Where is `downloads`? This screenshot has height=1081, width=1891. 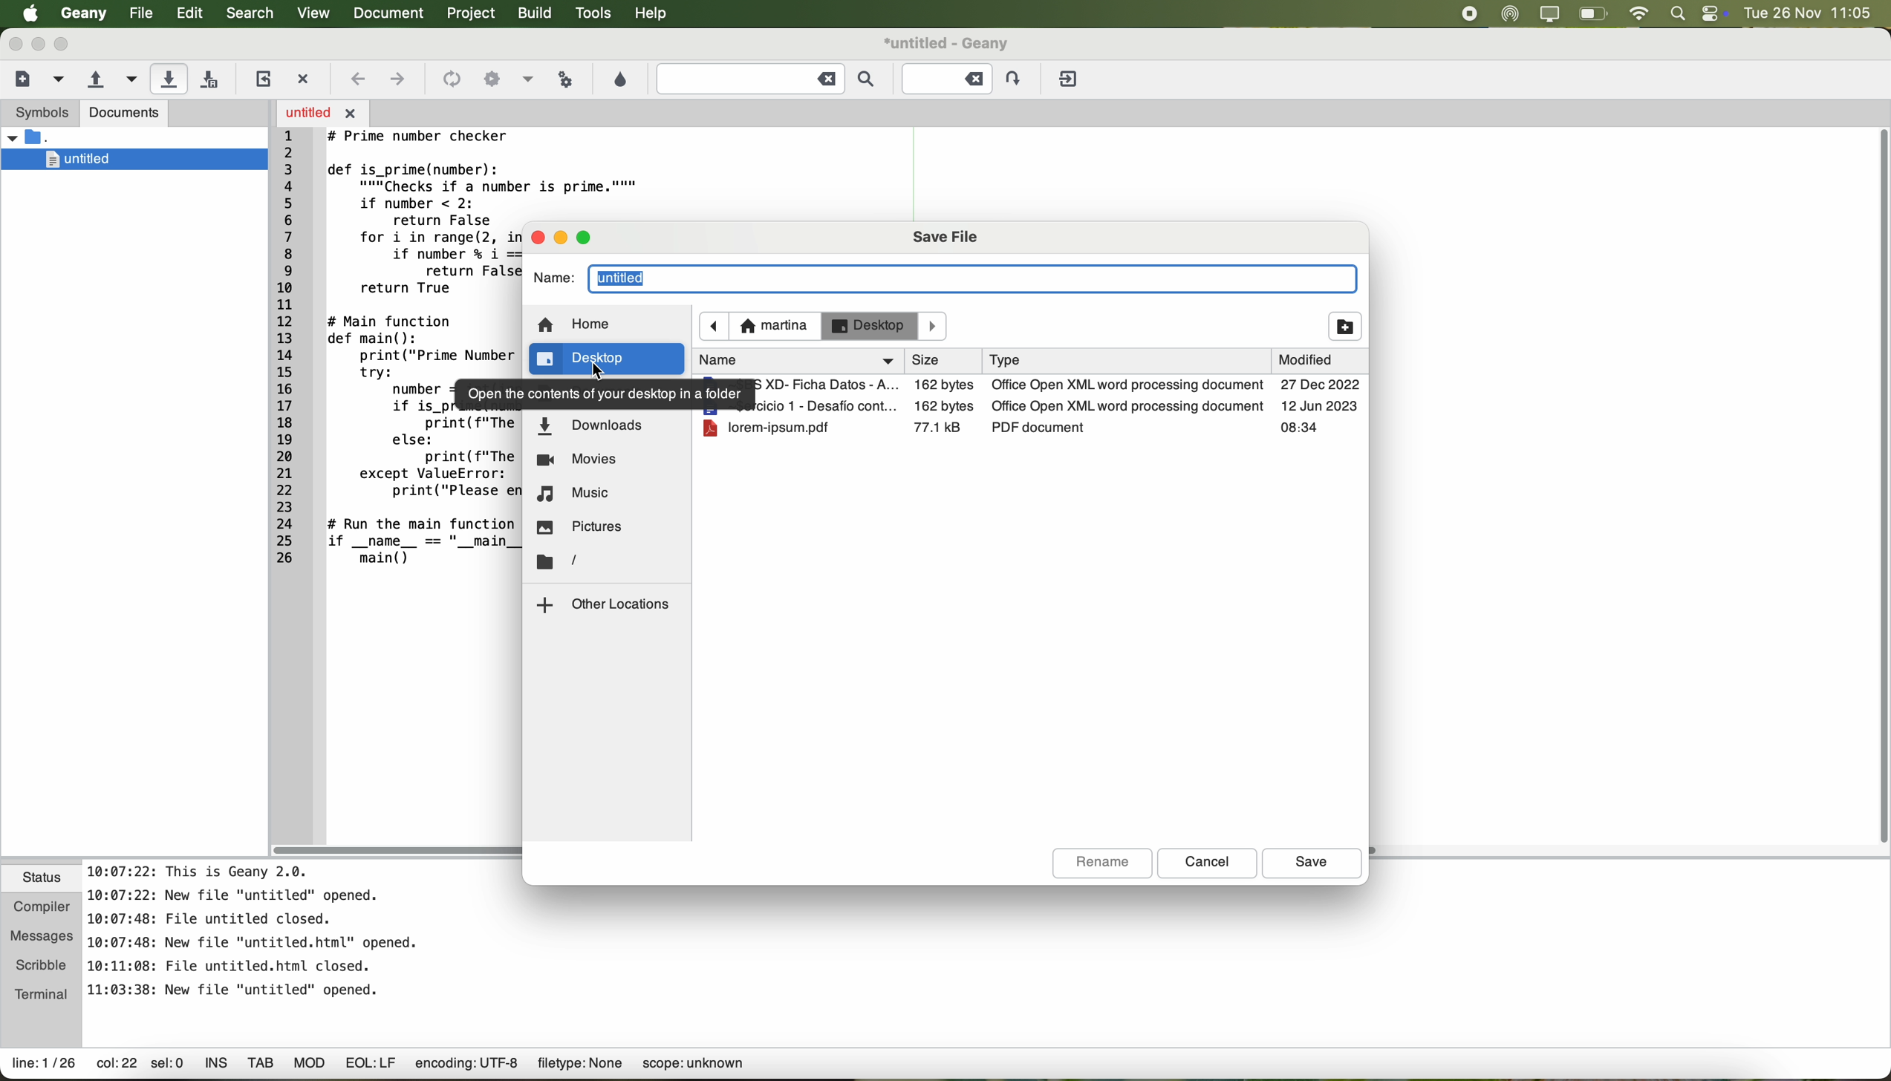 downloads is located at coordinates (590, 427).